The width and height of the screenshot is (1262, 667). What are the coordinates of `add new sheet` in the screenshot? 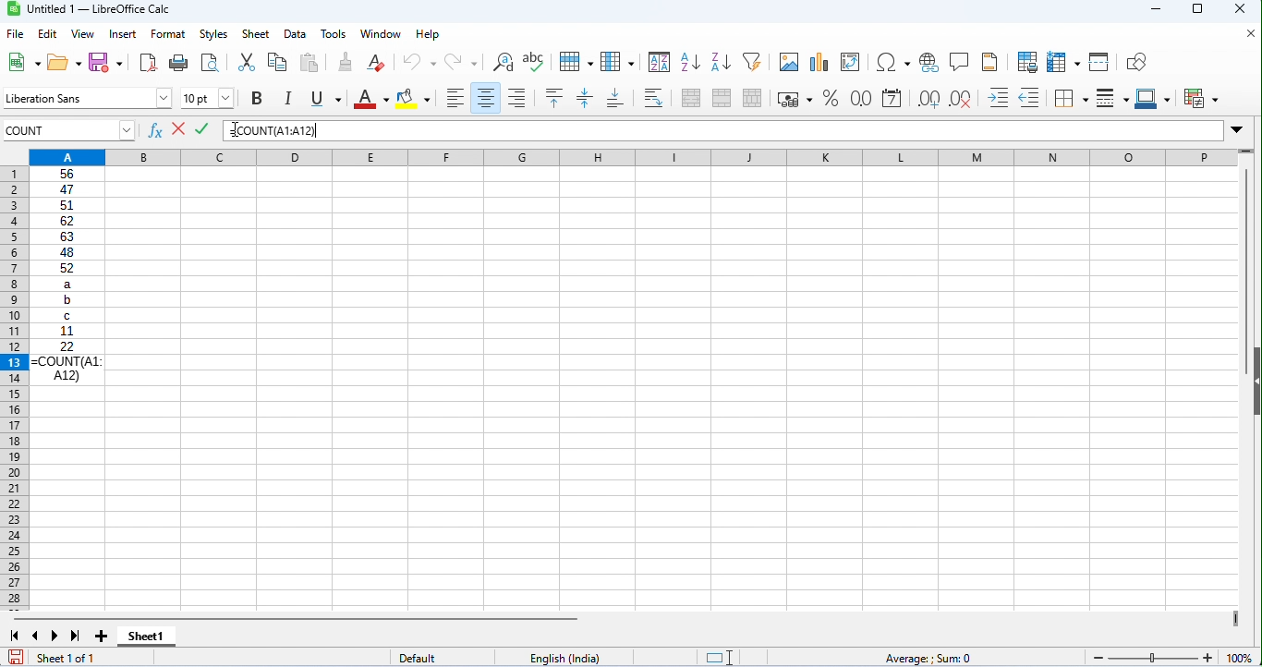 It's located at (101, 637).